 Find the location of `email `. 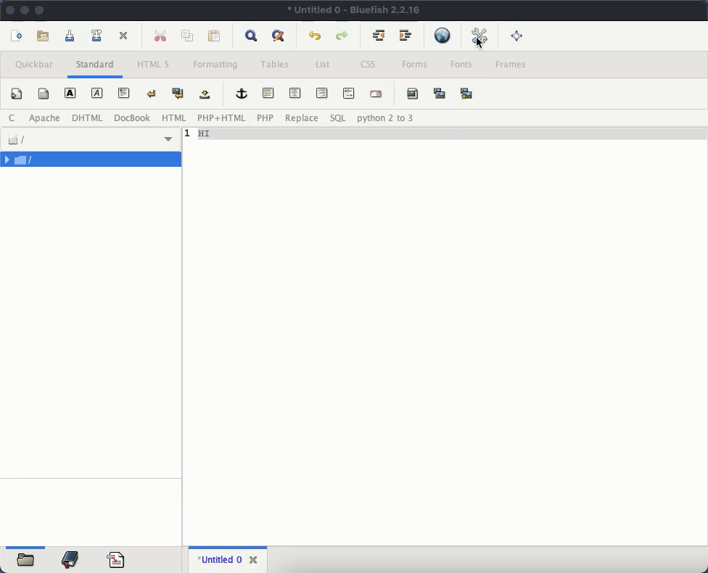

email  is located at coordinates (377, 94).